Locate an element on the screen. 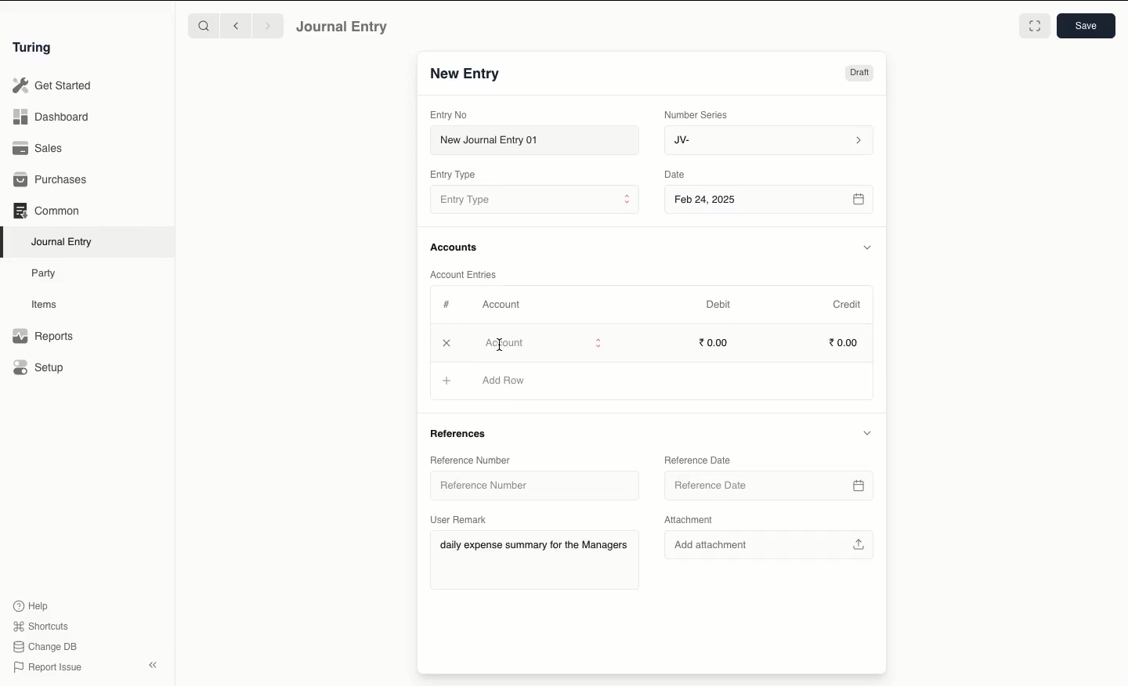  Add Row is located at coordinates (501, 381).